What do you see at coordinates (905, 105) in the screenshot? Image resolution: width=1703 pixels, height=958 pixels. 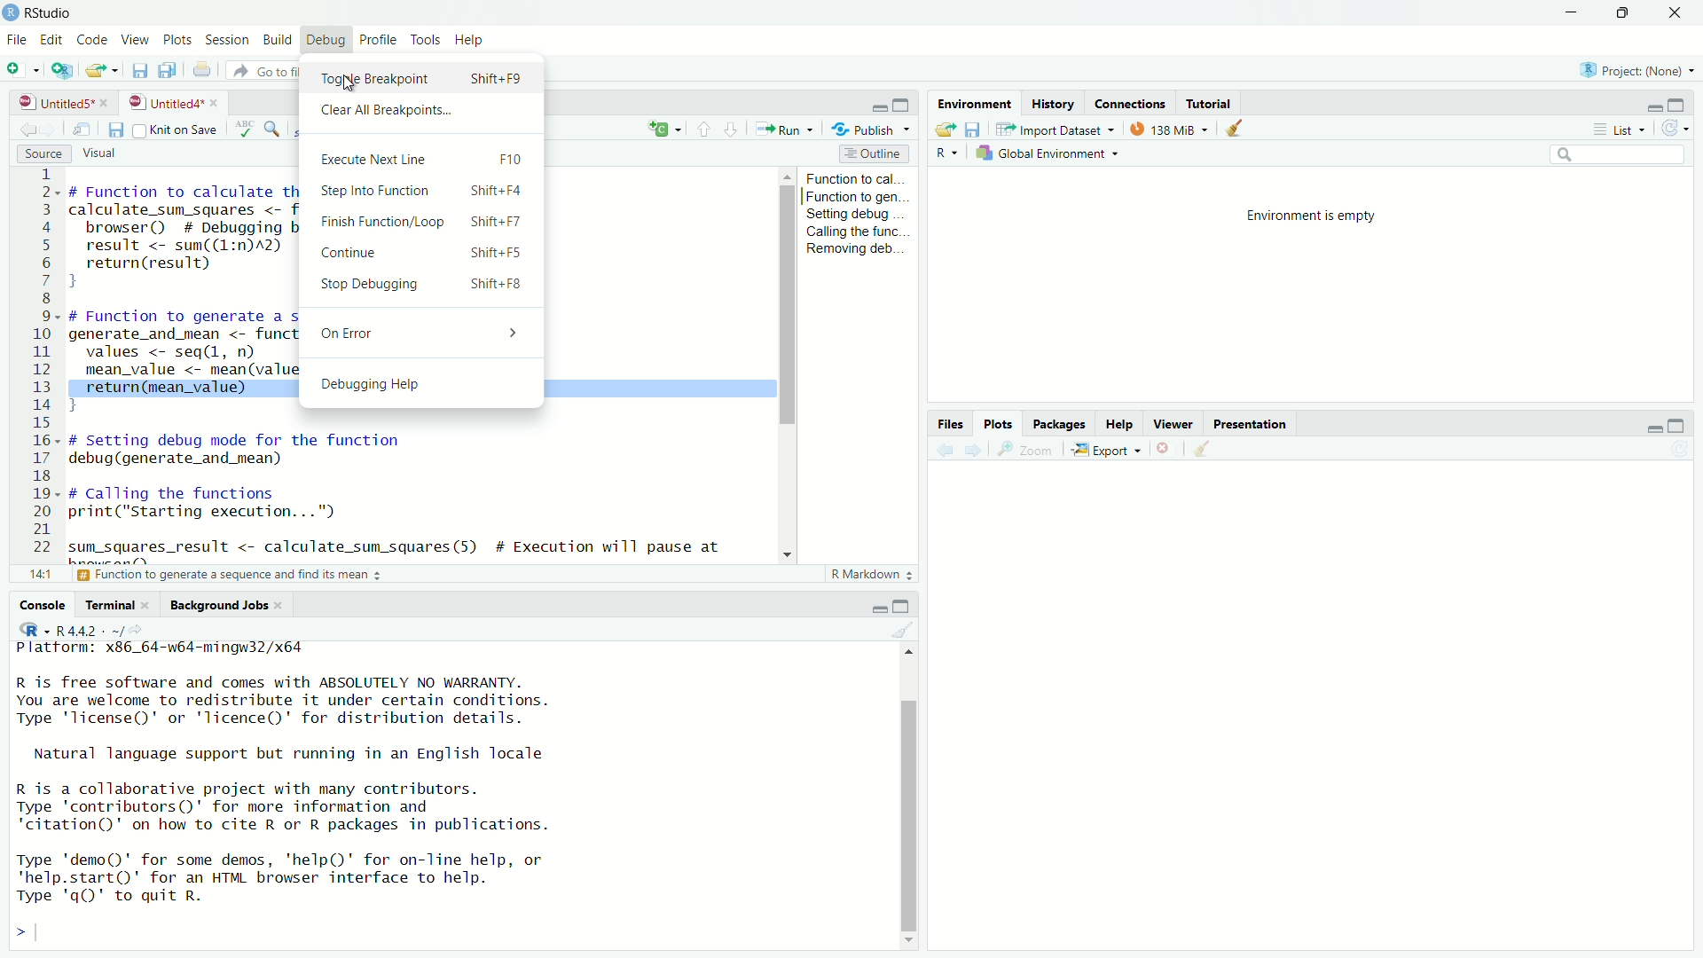 I see `maximize` at bounding box center [905, 105].